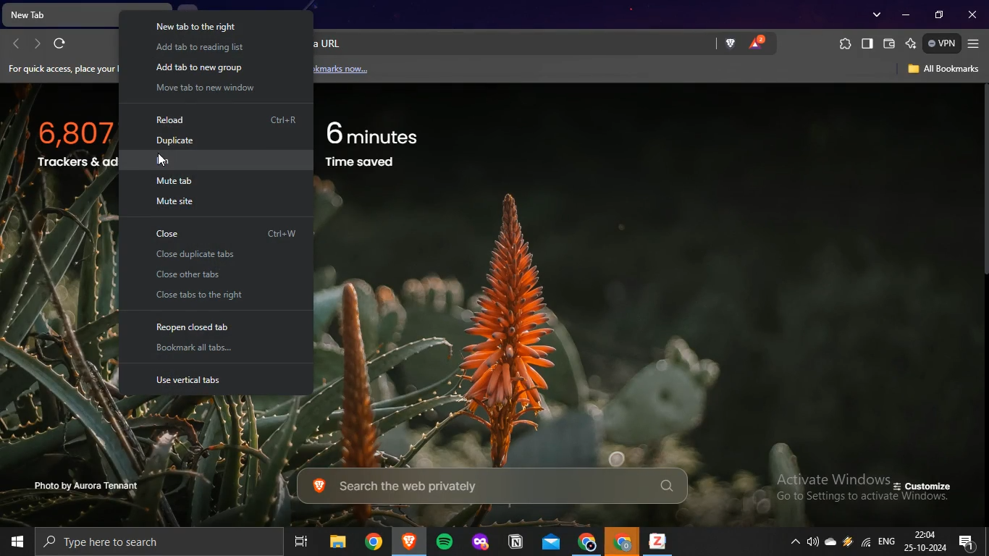 The width and height of the screenshot is (989, 556). I want to click on reload, so click(179, 118).